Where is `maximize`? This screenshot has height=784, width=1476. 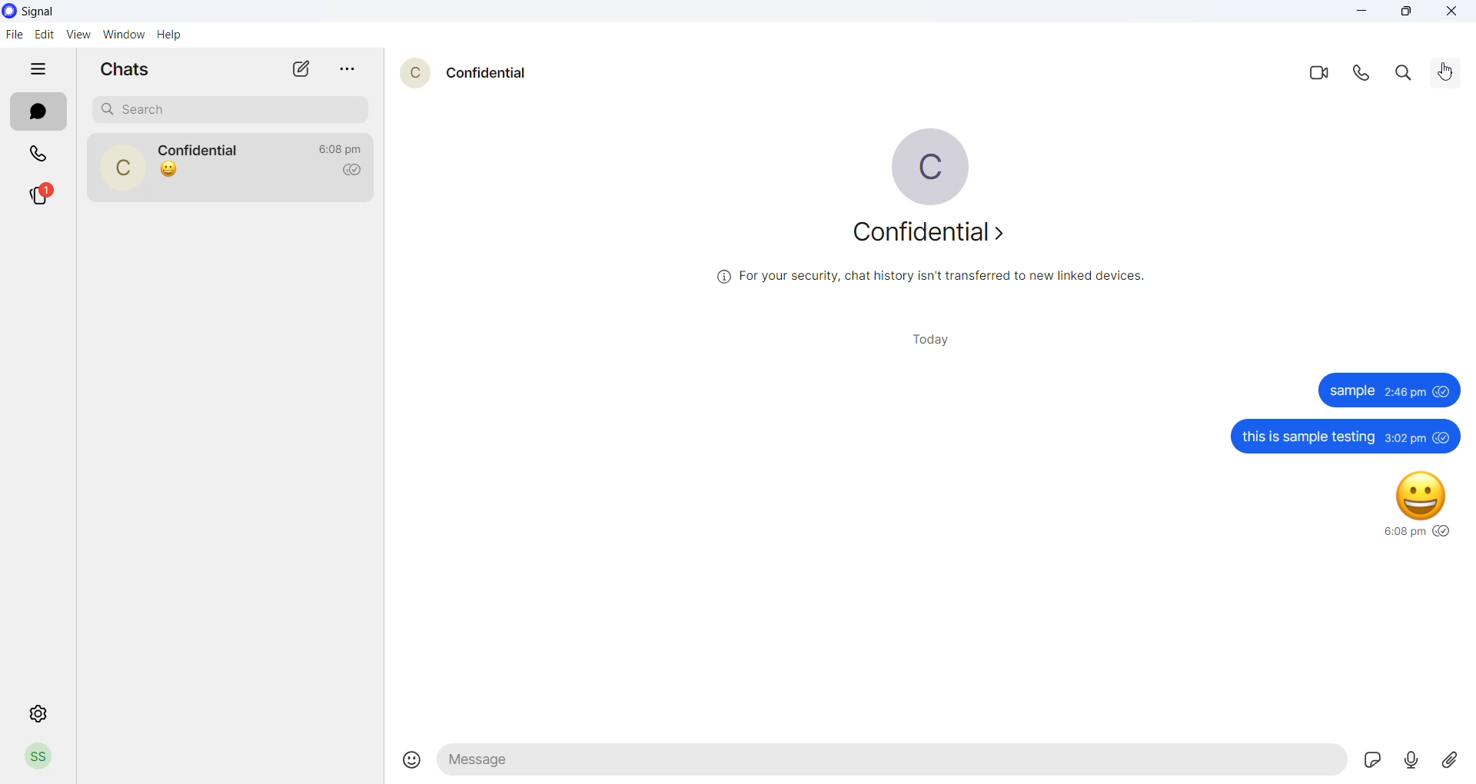
maximize is located at coordinates (1401, 12).